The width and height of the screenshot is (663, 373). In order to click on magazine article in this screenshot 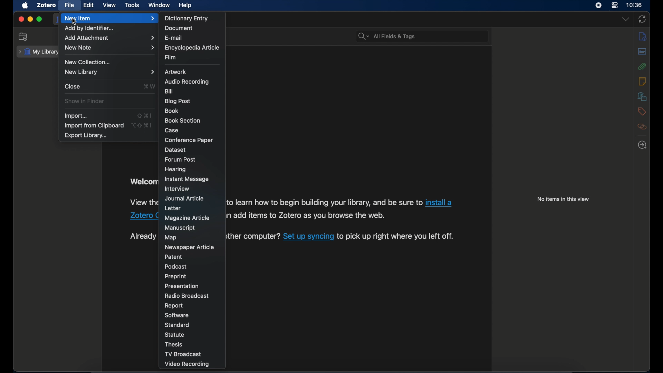, I will do `click(188, 218)`.